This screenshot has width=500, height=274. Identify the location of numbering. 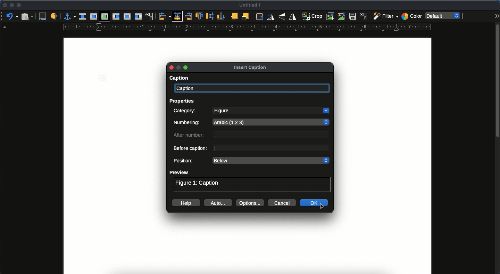
(188, 123).